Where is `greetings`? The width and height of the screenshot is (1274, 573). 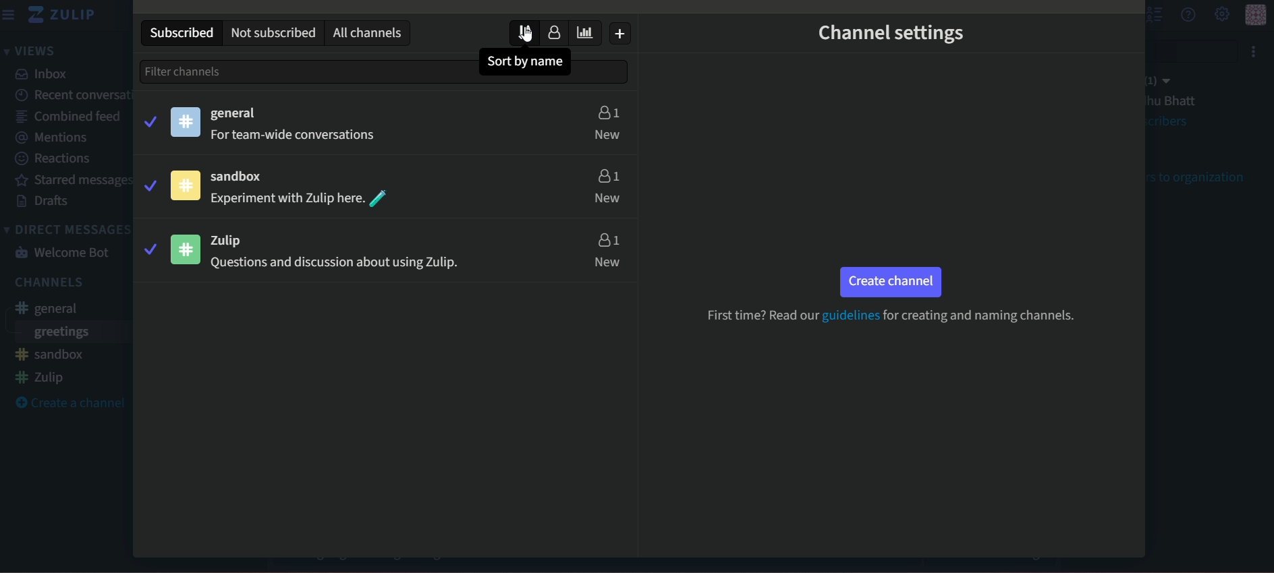
greetings is located at coordinates (59, 333).